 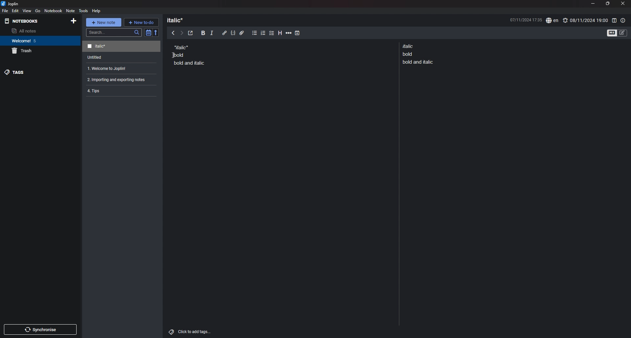 What do you see at coordinates (121, 47) in the screenshot?
I see `note` at bounding box center [121, 47].